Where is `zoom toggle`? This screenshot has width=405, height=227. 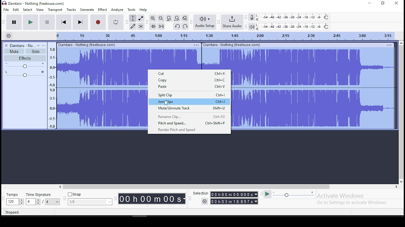 zoom toggle is located at coordinates (185, 18).